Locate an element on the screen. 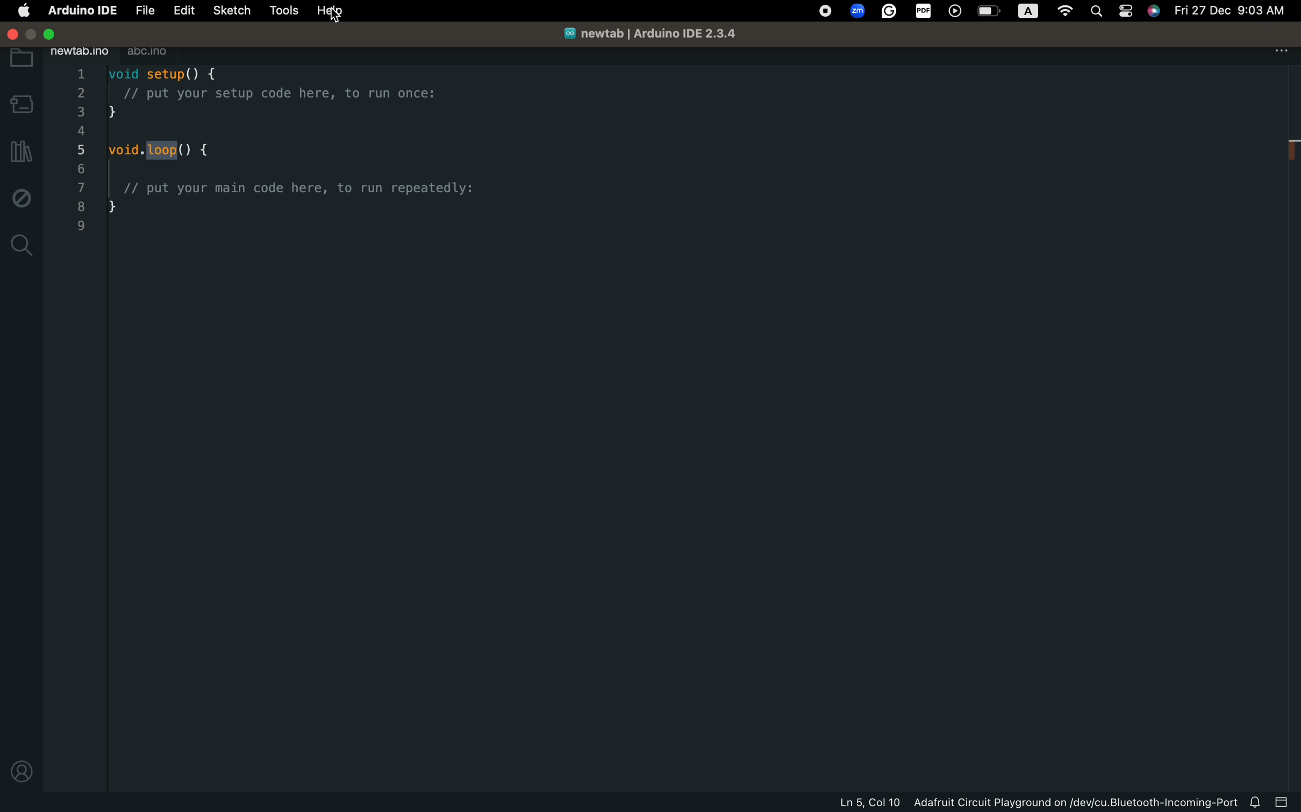  Page is located at coordinates (1128, 13).